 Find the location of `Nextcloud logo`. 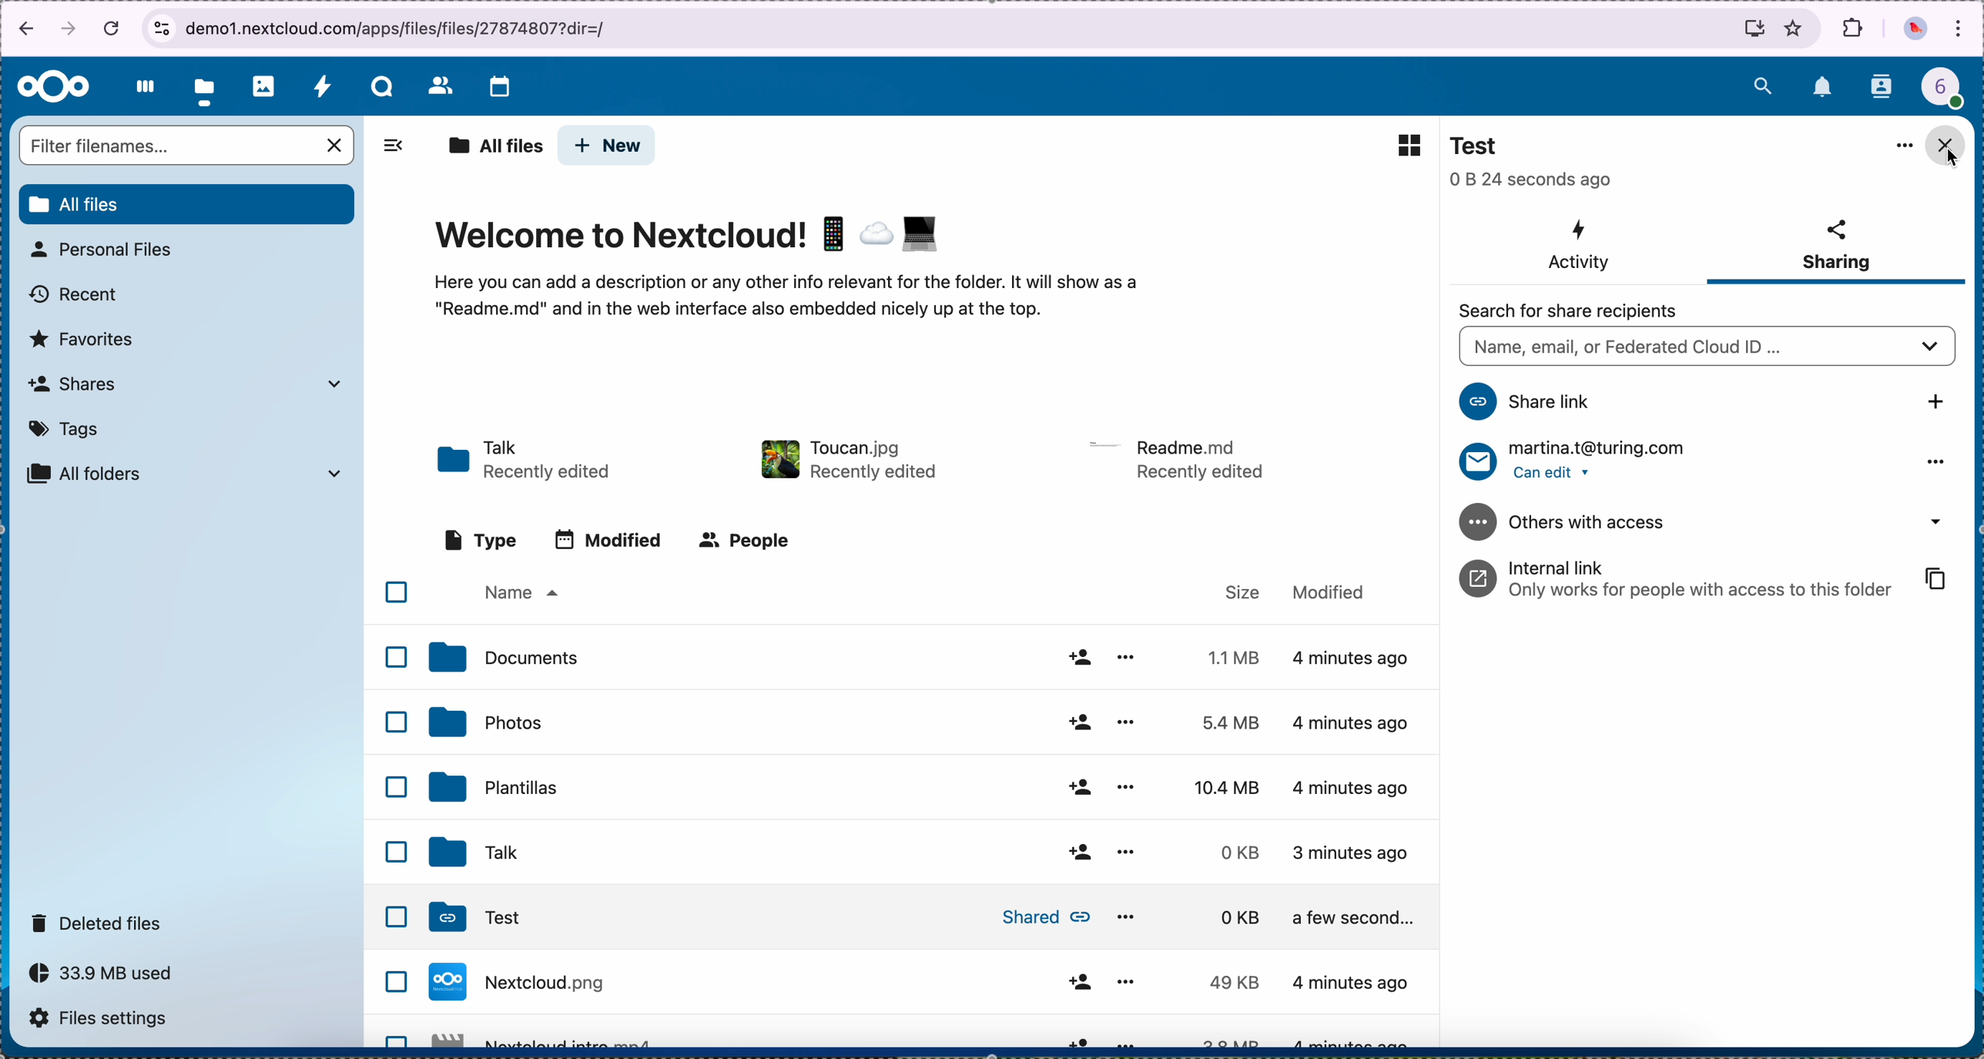

Nextcloud logo is located at coordinates (54, 88).